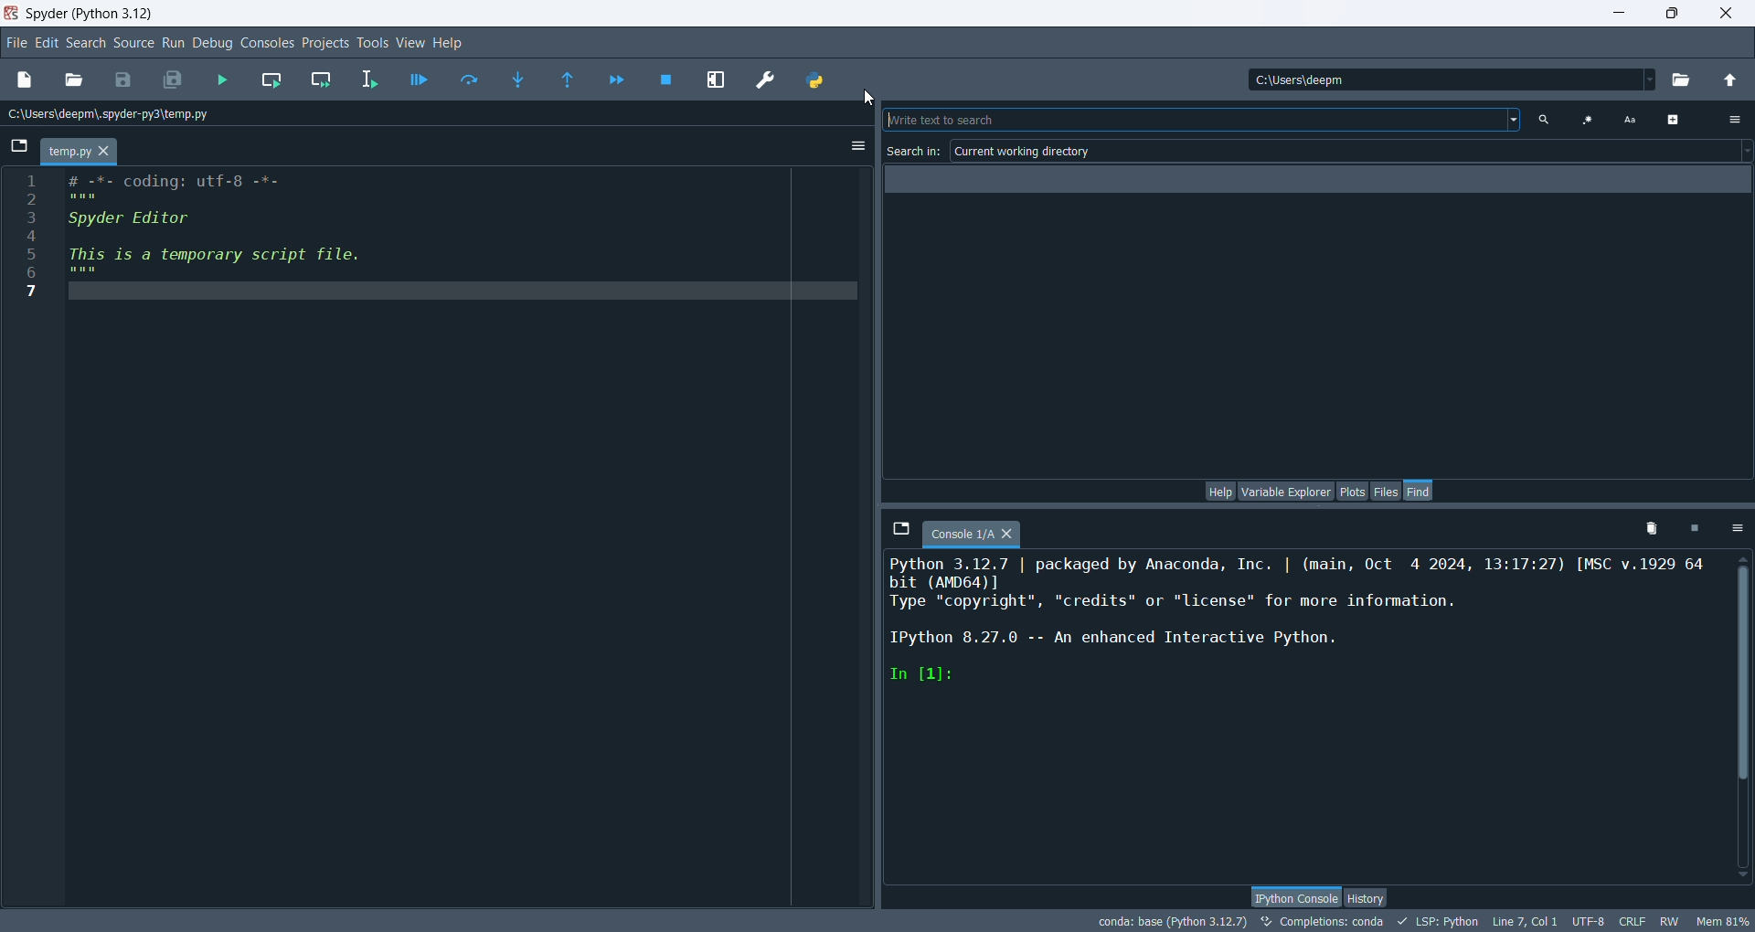  What do you see at coordinates (1218, 492) in the screenshot?
I see `help` at bounding box center [1218, 492].